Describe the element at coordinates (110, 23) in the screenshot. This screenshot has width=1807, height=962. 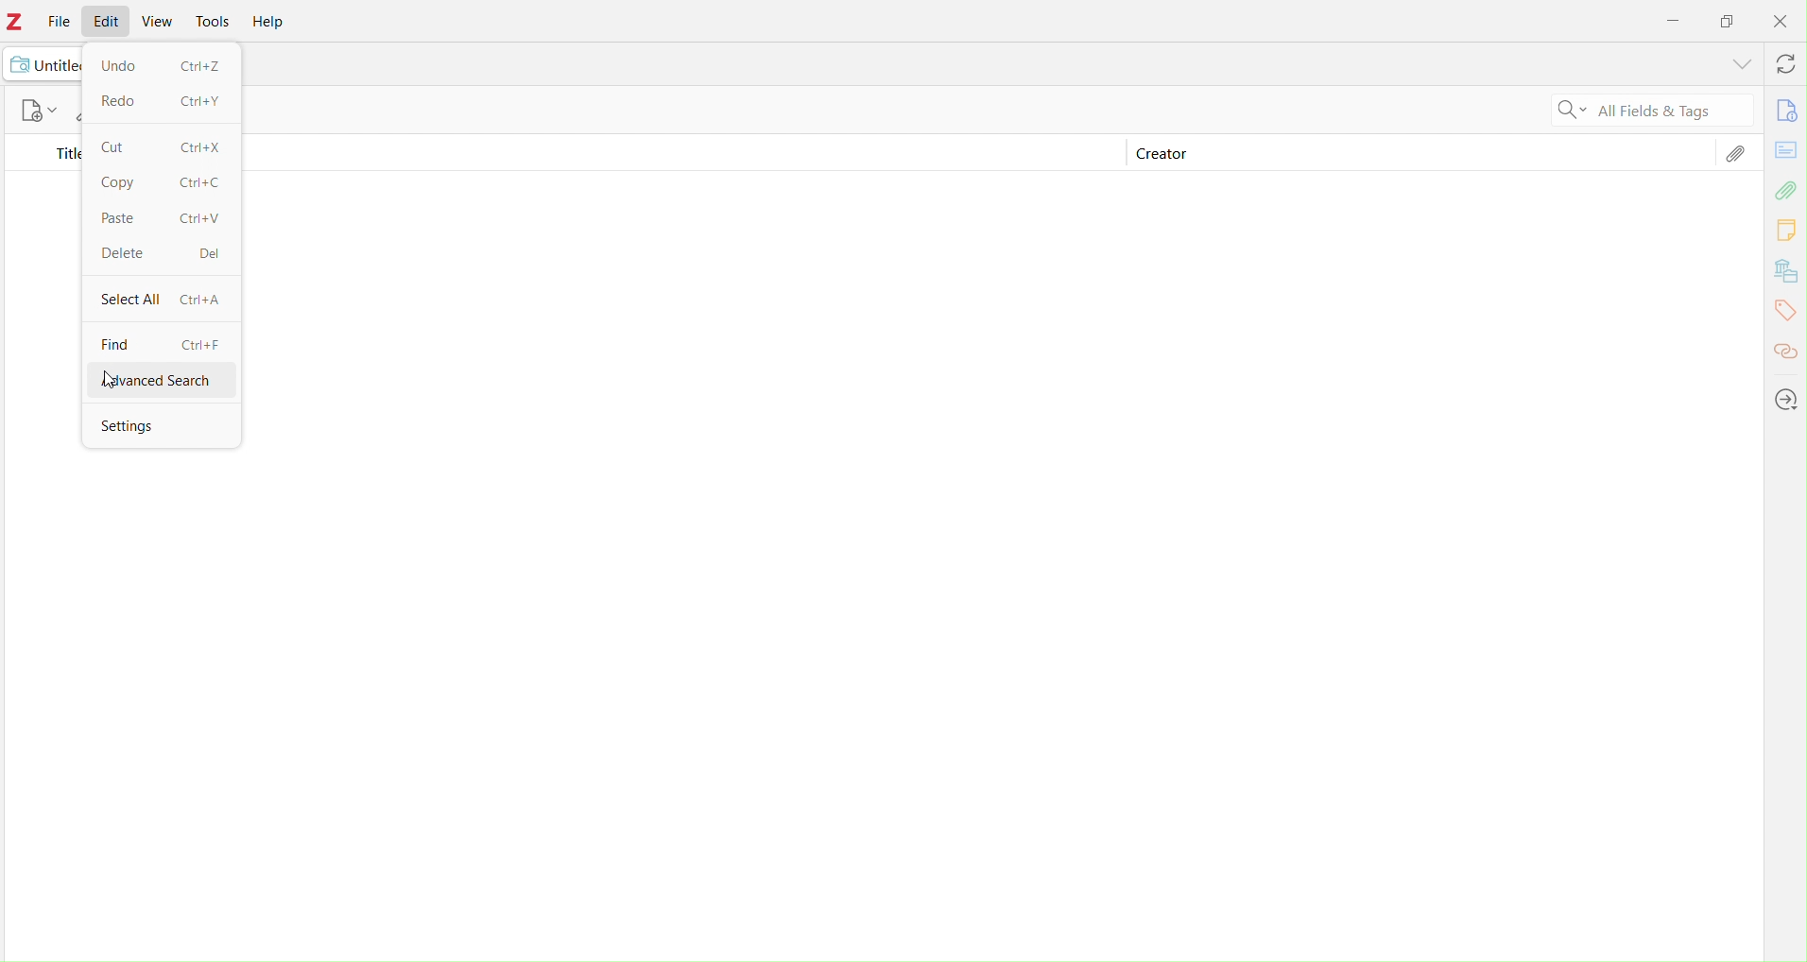
I see `Edit` at that location.